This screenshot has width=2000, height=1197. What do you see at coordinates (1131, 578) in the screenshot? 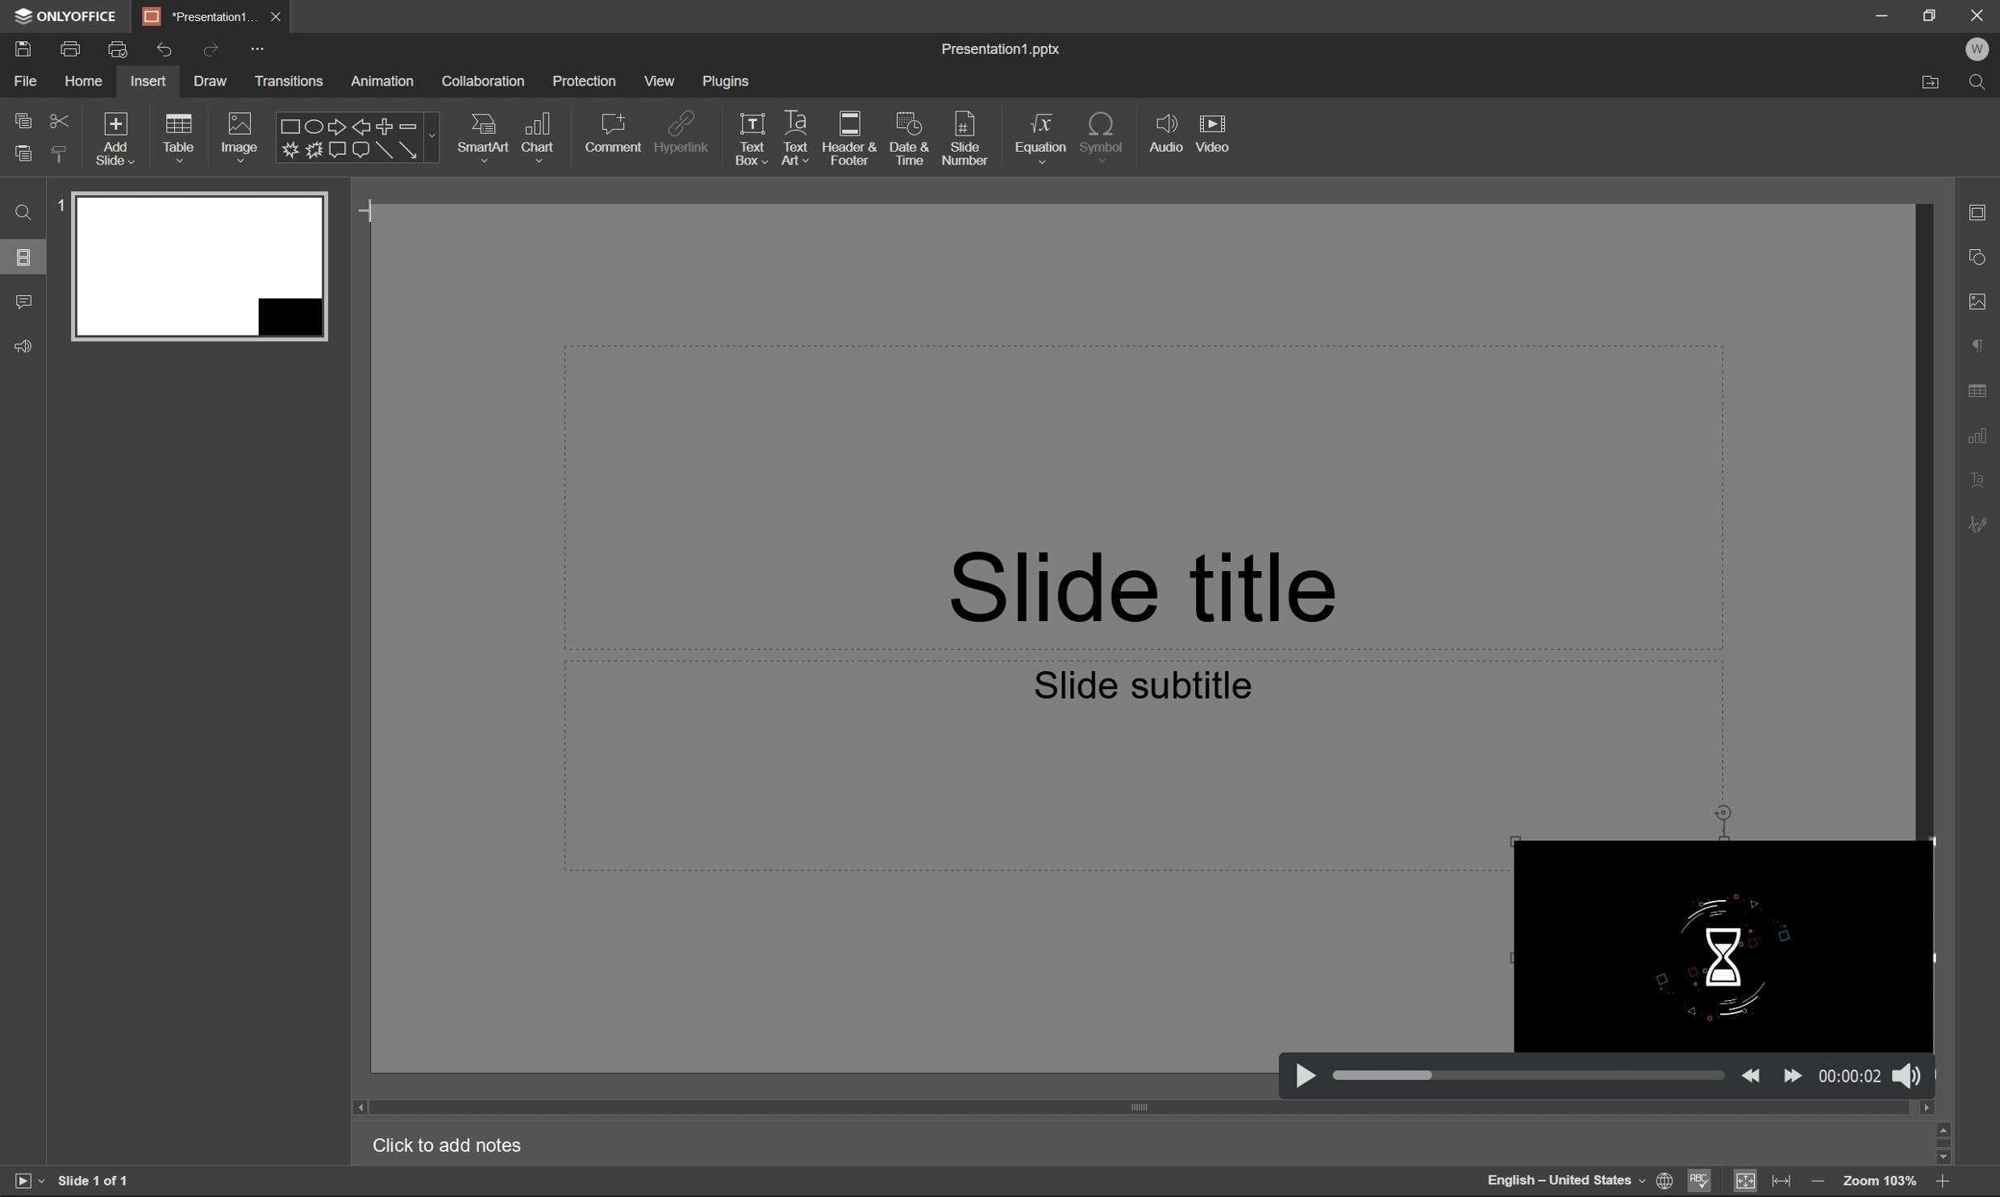
I see `slide title` at bounding box center [1131, 578].